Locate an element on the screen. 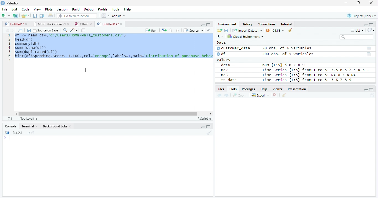 Image resolution: width=378 pixels, height=198 pixels. Save is located at coordinates (35, 15).